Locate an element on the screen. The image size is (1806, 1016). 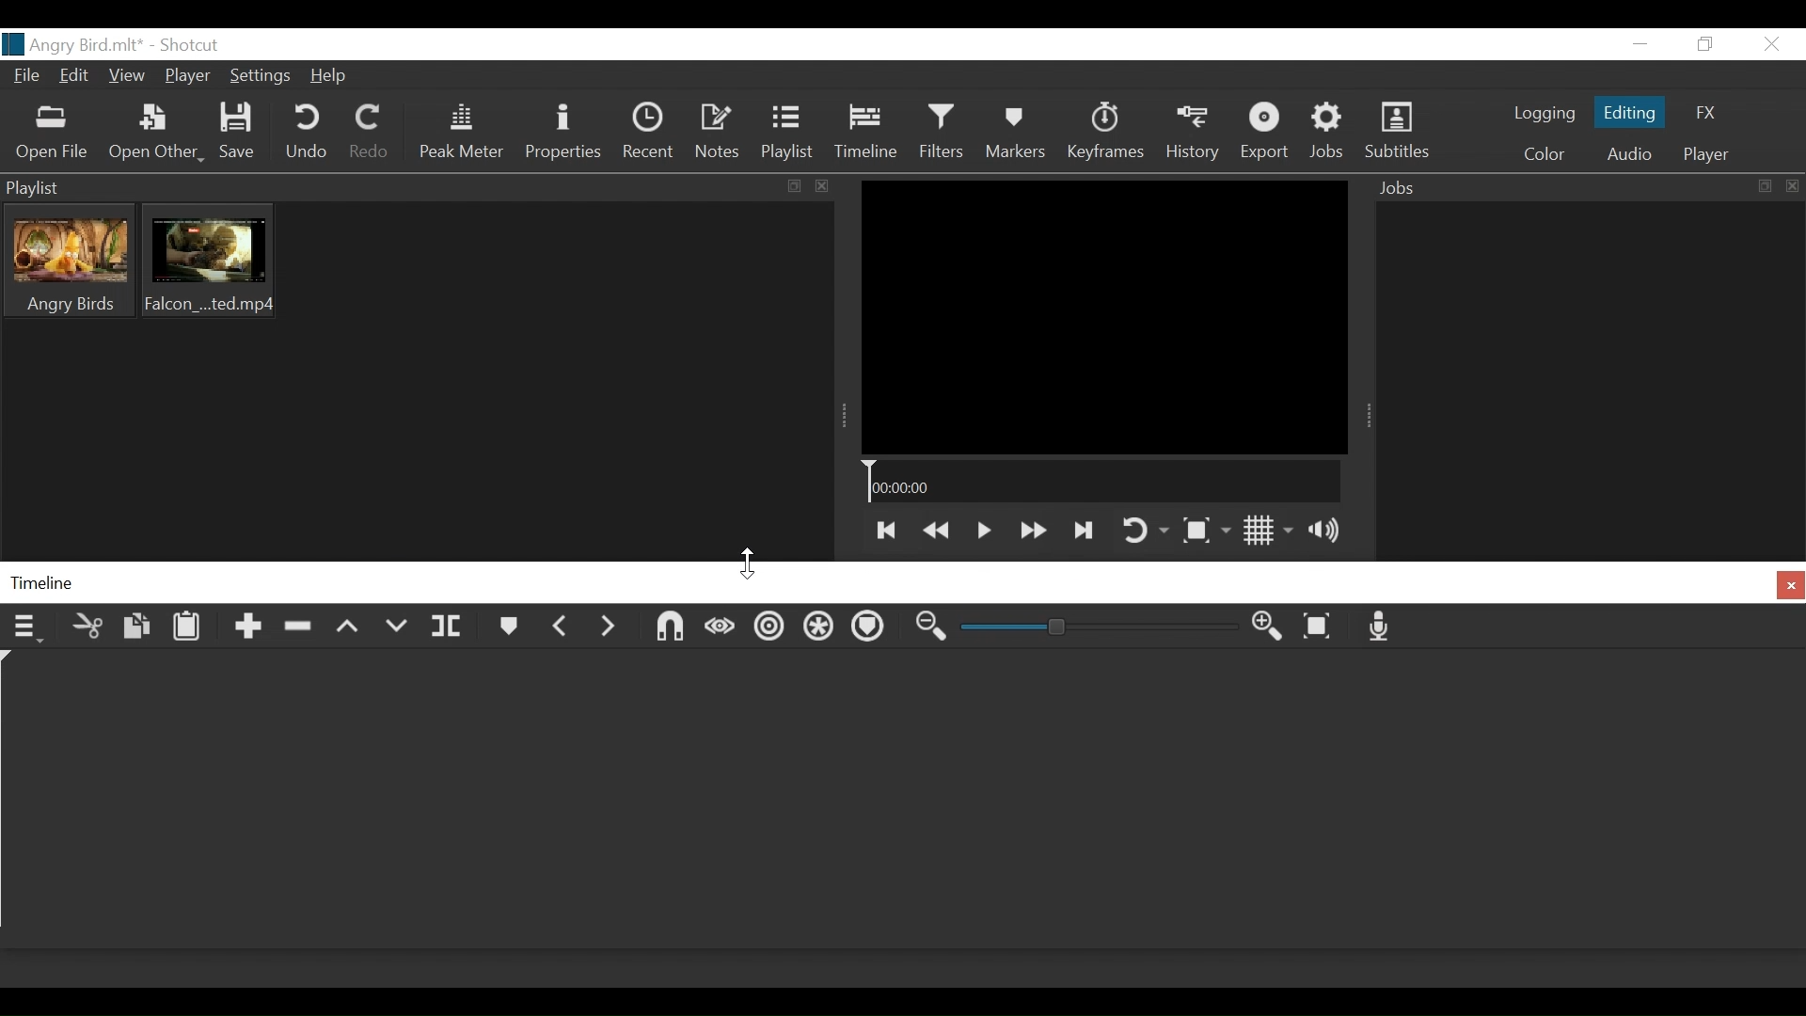
Markers is located at coordinates (1018, 133).